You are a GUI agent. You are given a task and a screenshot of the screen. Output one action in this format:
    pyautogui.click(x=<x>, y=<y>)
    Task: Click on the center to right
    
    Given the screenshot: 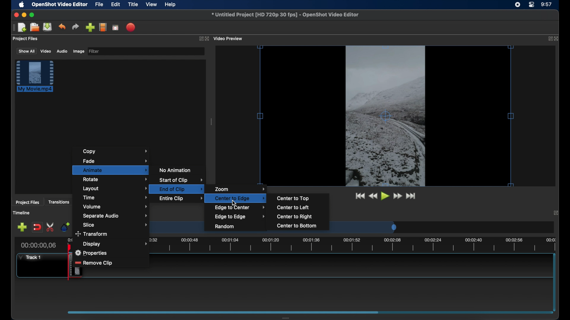 What is the action you would take?
    pyautogui.click(x=295, y=217)
    